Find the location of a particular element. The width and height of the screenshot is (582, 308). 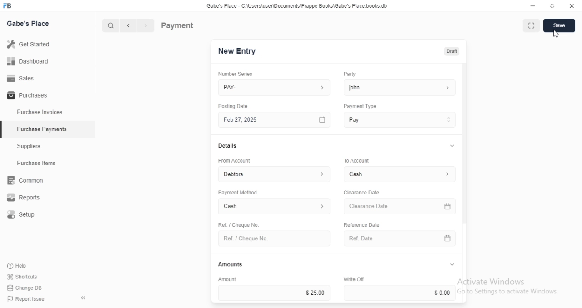

Sales is located at coordinates (20, 78).